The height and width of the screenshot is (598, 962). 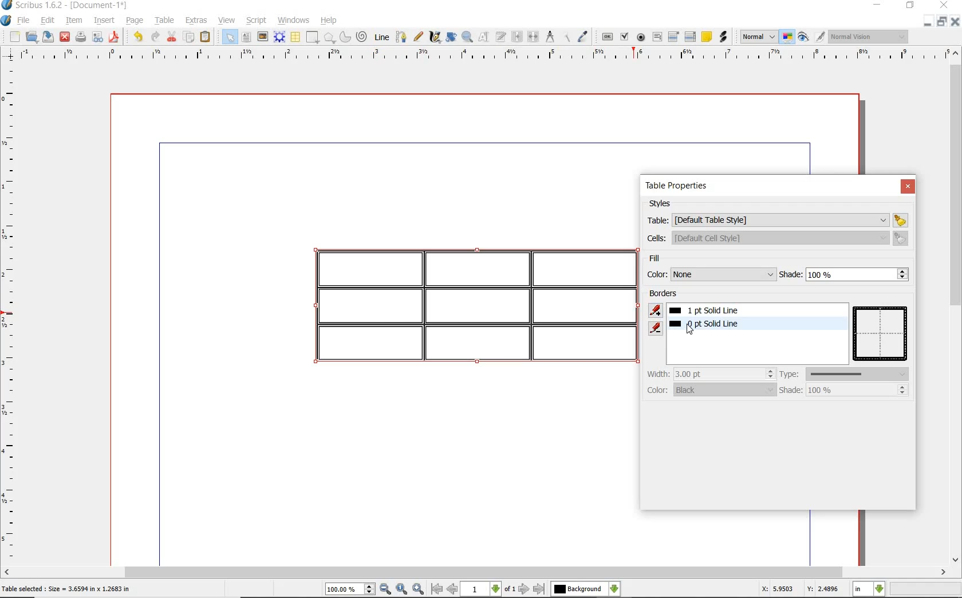 What do you see at coordinates (928, 21) in the screenshot?
I see `MINIMIZE` at bounding box center [928, 21].